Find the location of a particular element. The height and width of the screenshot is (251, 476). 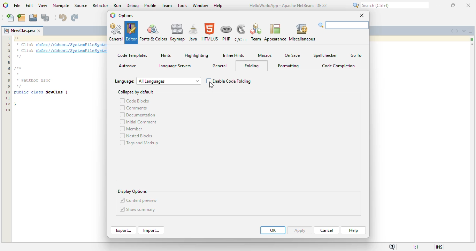

editor is located at coordinates (131, 32).